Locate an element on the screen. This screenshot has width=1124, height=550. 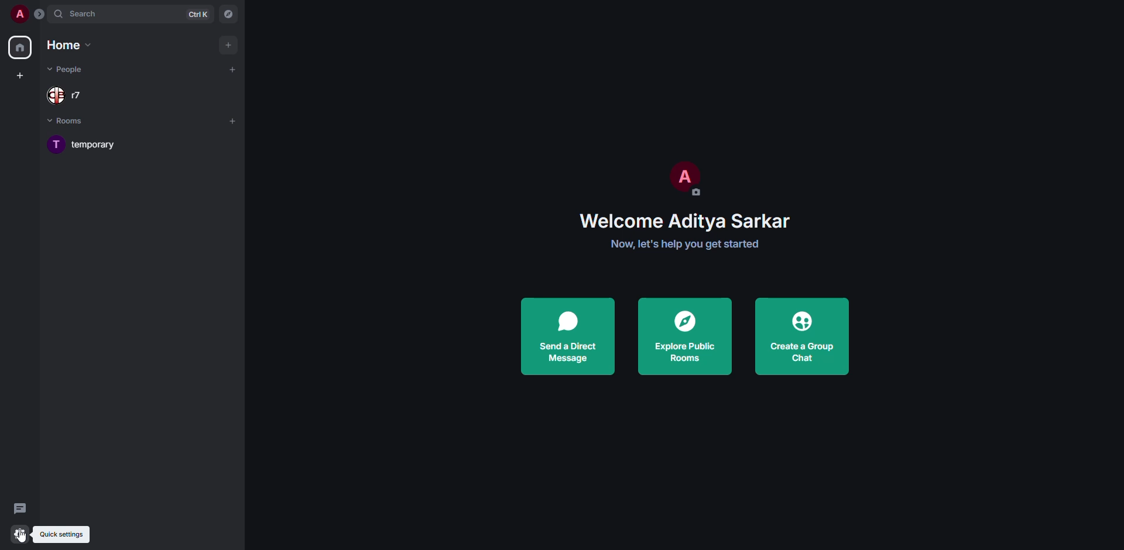
rooms is located at coordinates (73, 122).